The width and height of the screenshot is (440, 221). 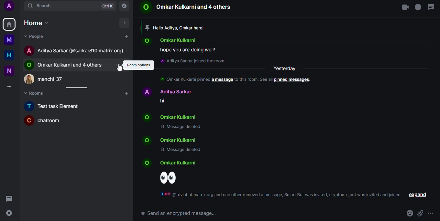 I want to click on info, so click(x=282, y=195).